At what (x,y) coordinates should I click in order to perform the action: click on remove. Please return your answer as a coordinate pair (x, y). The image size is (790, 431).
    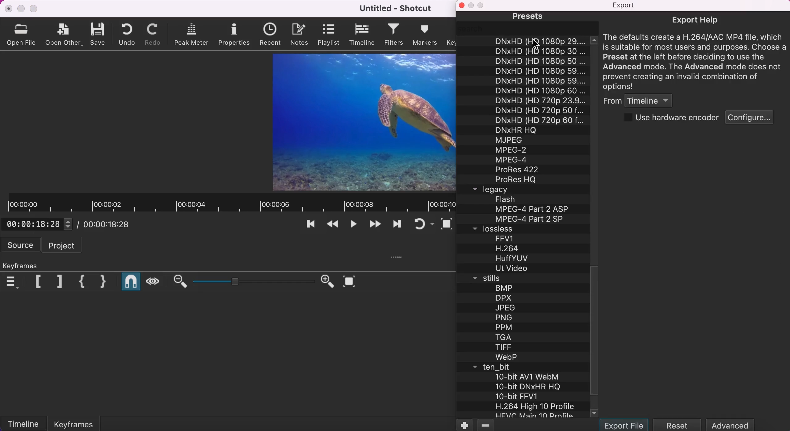
    Looking at the image, I should click on (486, 424).